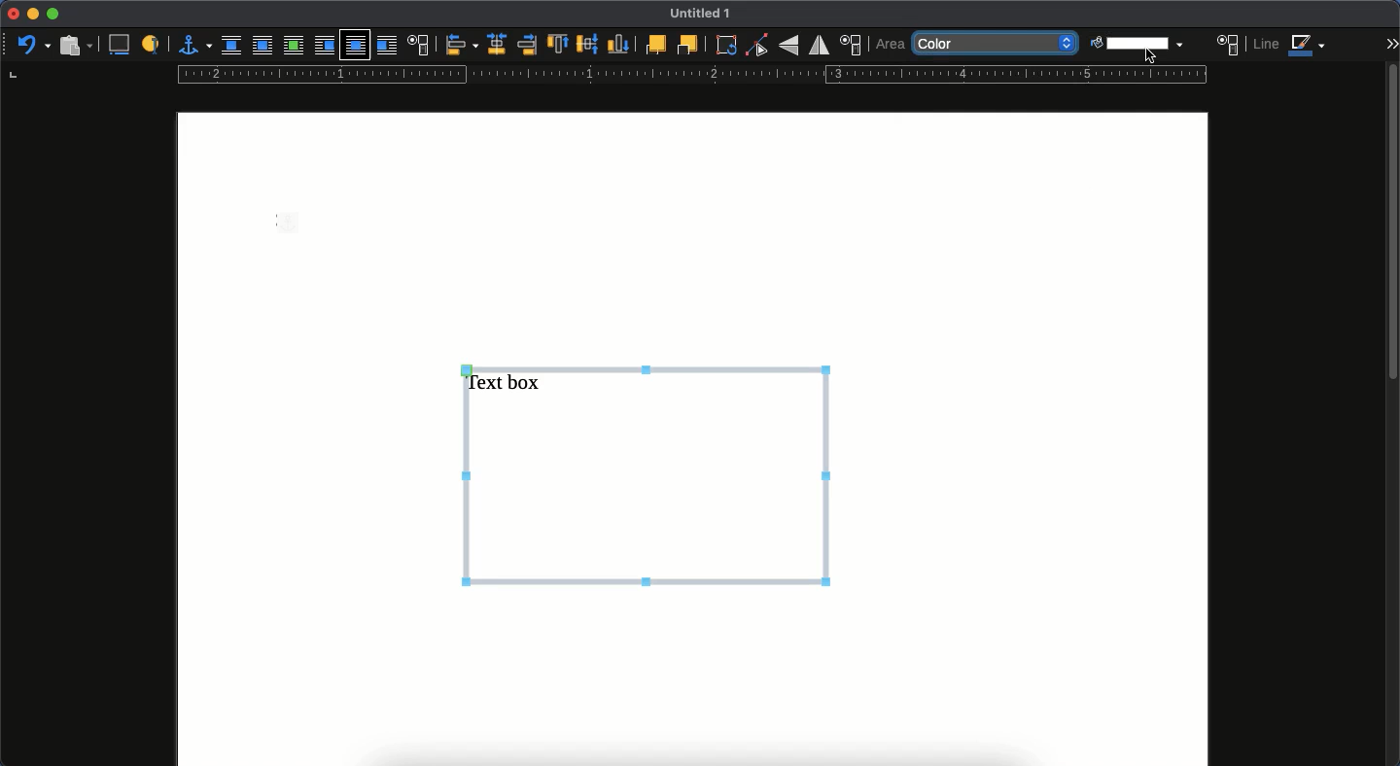 This screenshot has height=766, width=1400. I want to click on insert caption, so click(122, 44).